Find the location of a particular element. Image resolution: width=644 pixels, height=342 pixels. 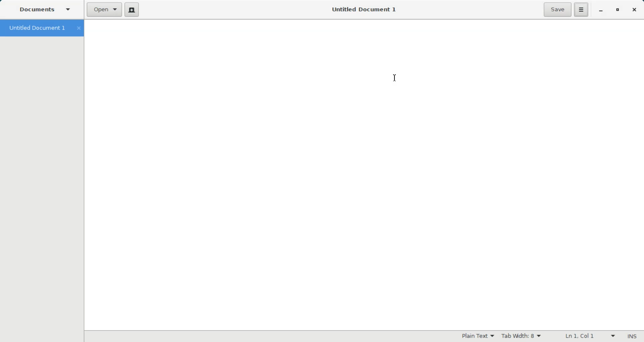

Insert is located at coordinates (631, 337).